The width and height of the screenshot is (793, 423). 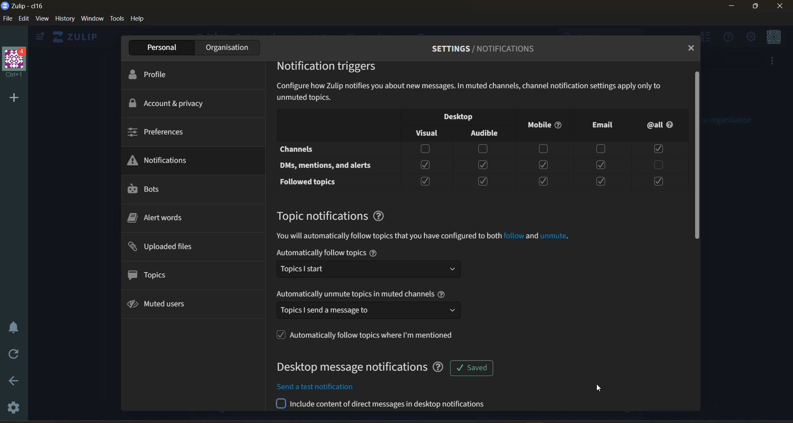 What do you see at coordinates (369, 335) in the screenshot?
I see `follow topics` at bounding box center [369, 335].